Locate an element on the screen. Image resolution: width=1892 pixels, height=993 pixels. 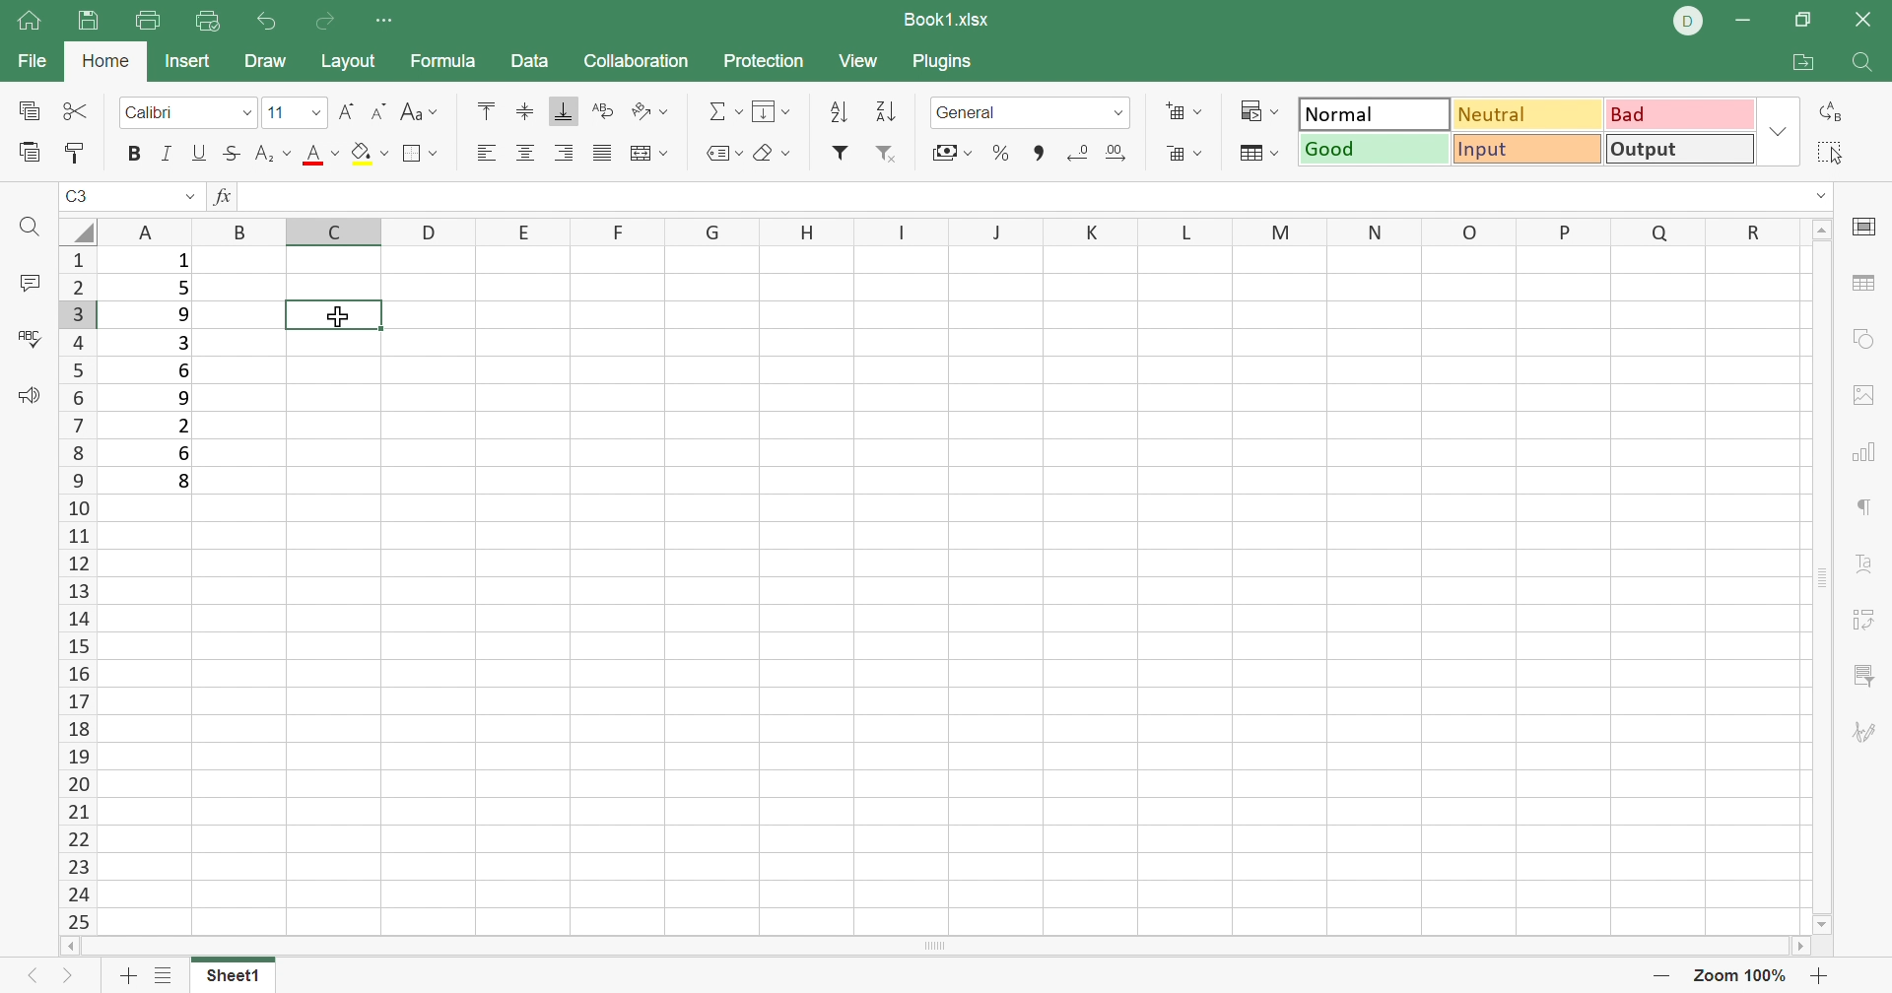
Scroll bar is located at coordinates (1822, 578).